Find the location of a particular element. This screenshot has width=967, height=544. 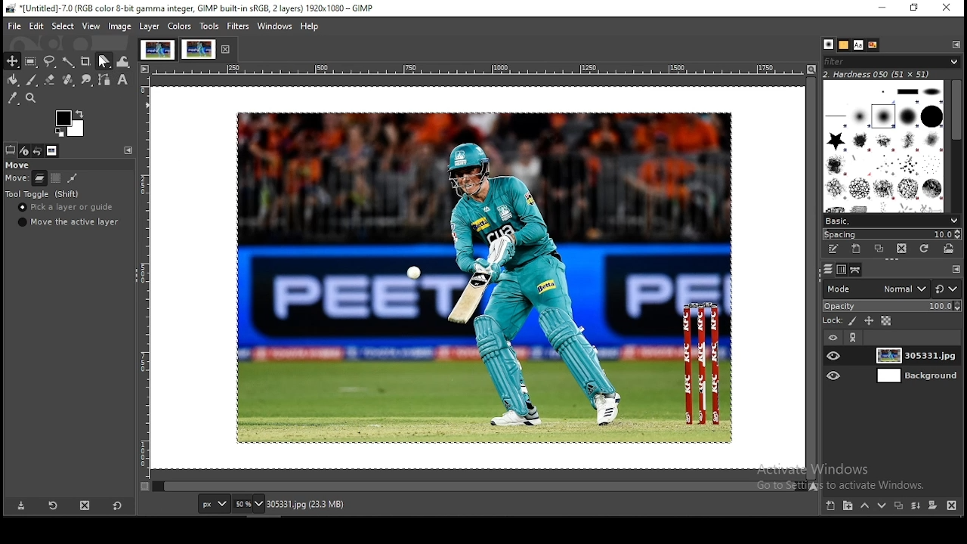

305331.jpg (23.3 mb) is located at coordinates (307, 505).